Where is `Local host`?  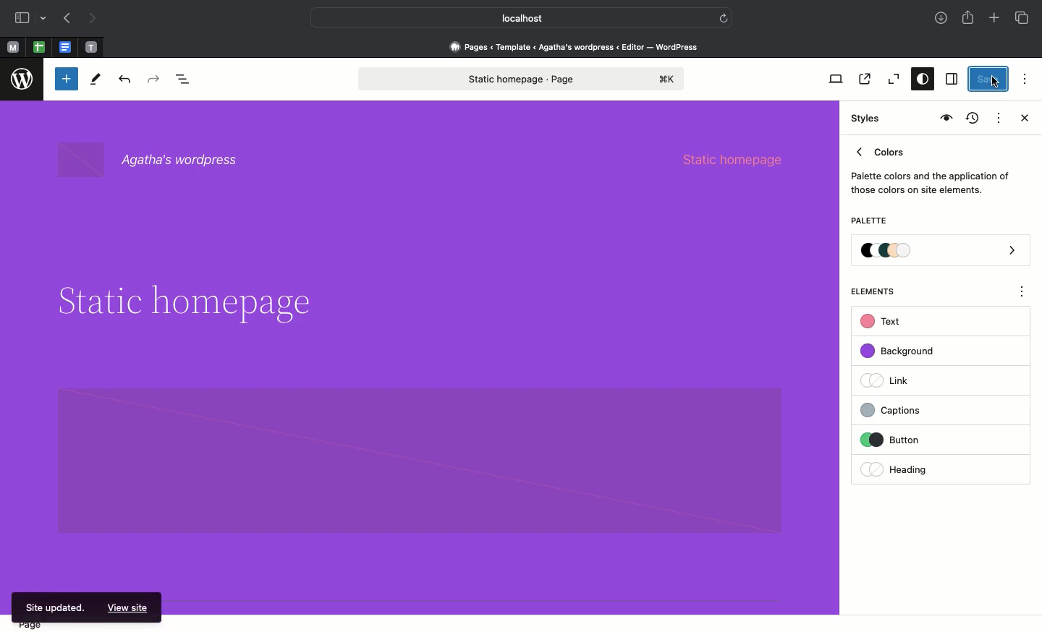 Local host is located at coordinates (511, 17).